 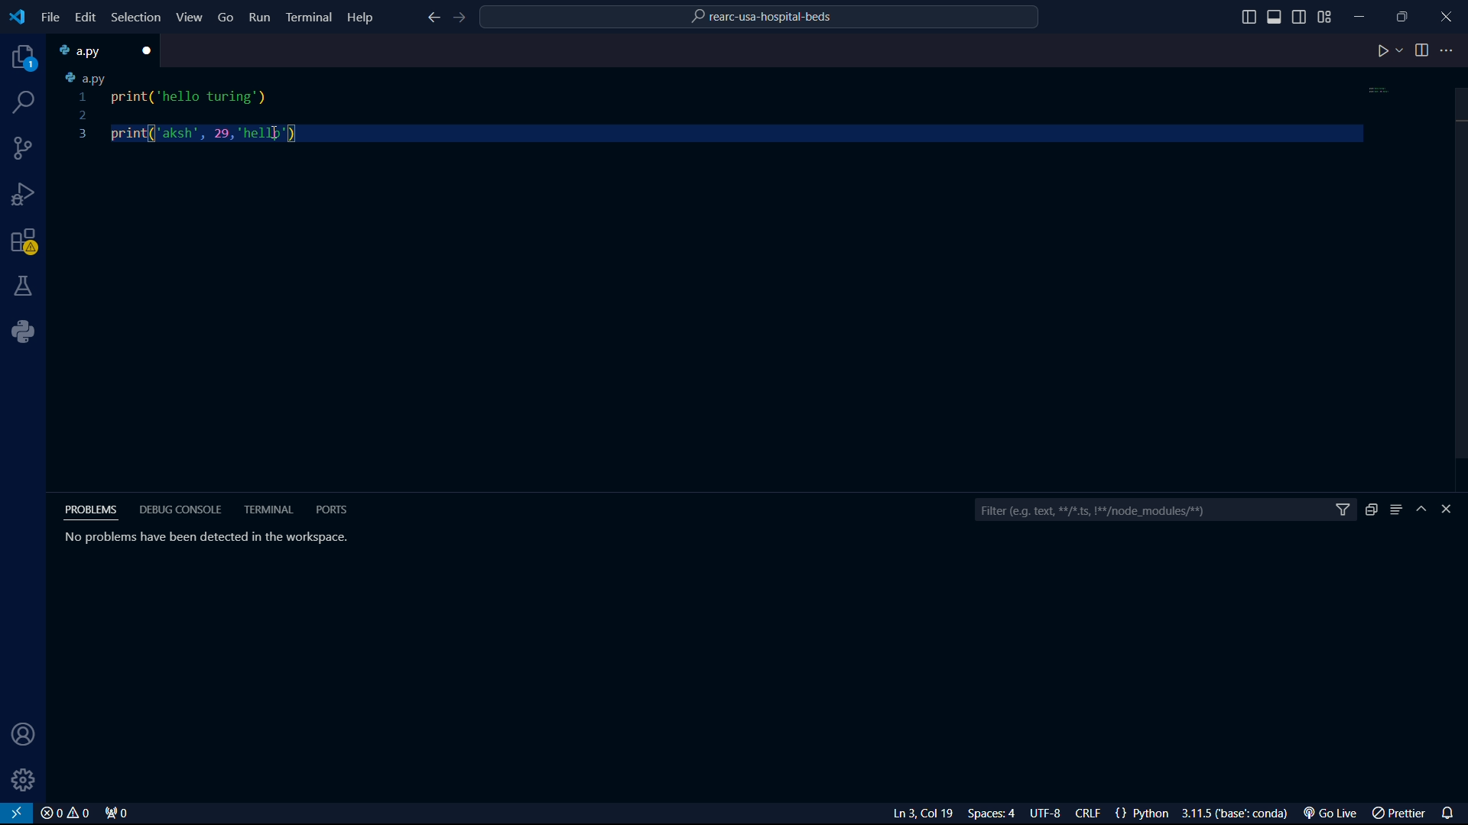 What do you see at coordinates (309, 16) in the screenshot?
I see `Terminal` at bounding box center [309, 16].